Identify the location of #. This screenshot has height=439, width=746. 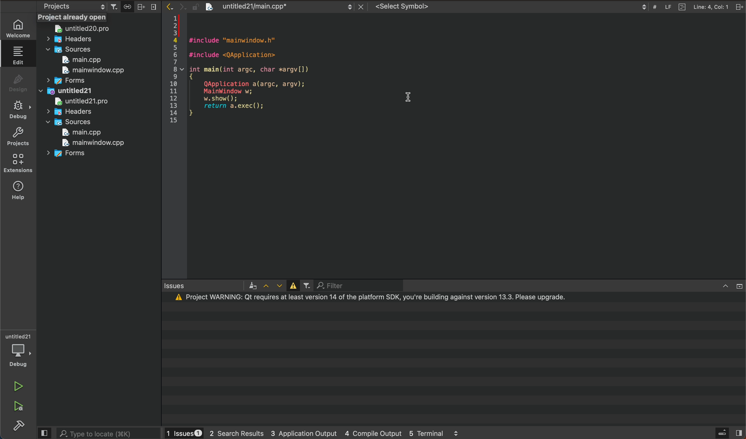
(654, 5).